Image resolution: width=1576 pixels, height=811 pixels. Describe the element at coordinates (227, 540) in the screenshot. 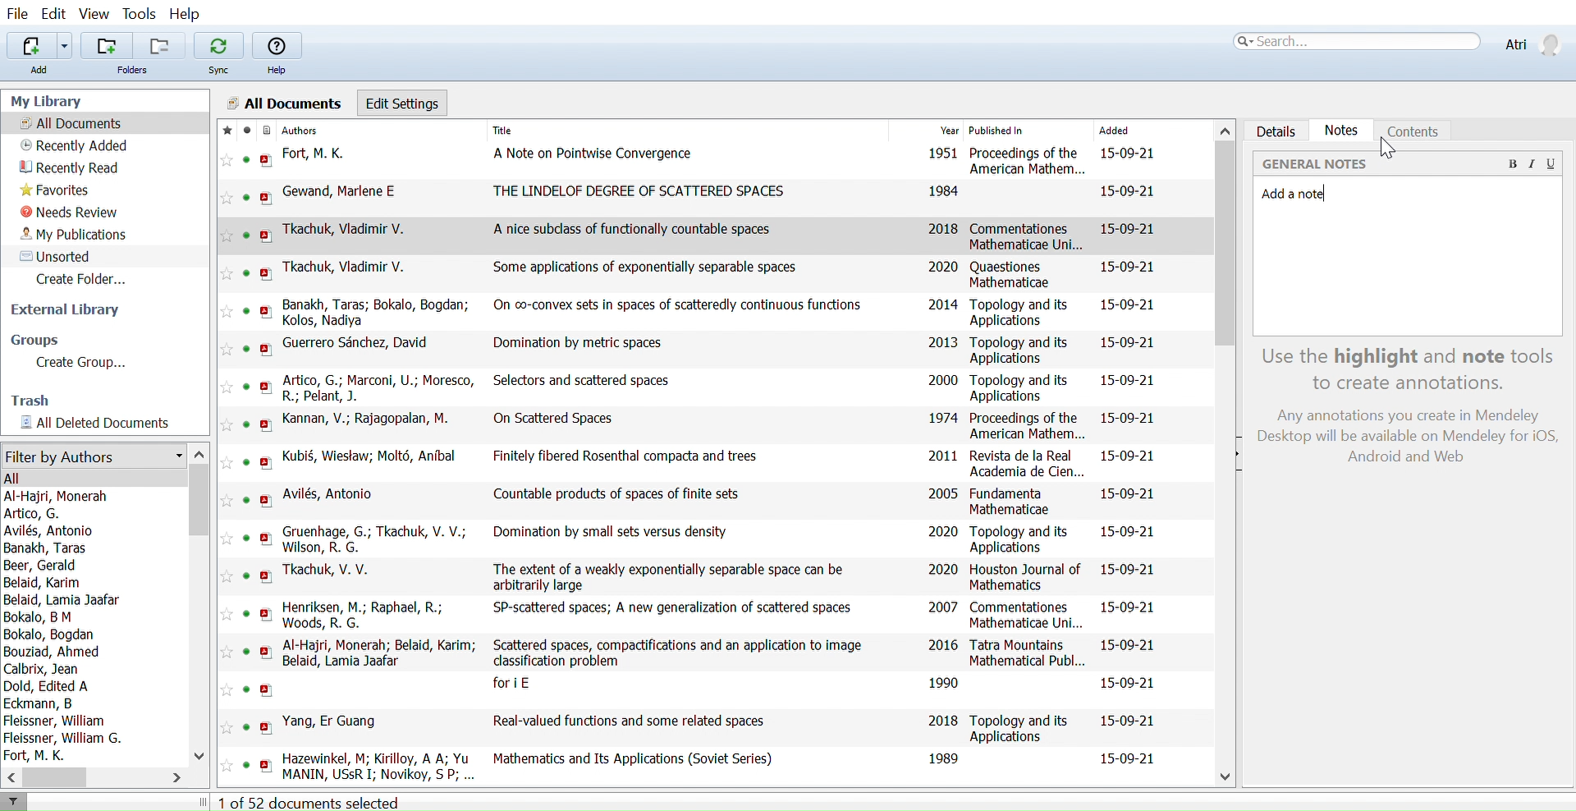

I see `Add this reference to favorites` at that location.